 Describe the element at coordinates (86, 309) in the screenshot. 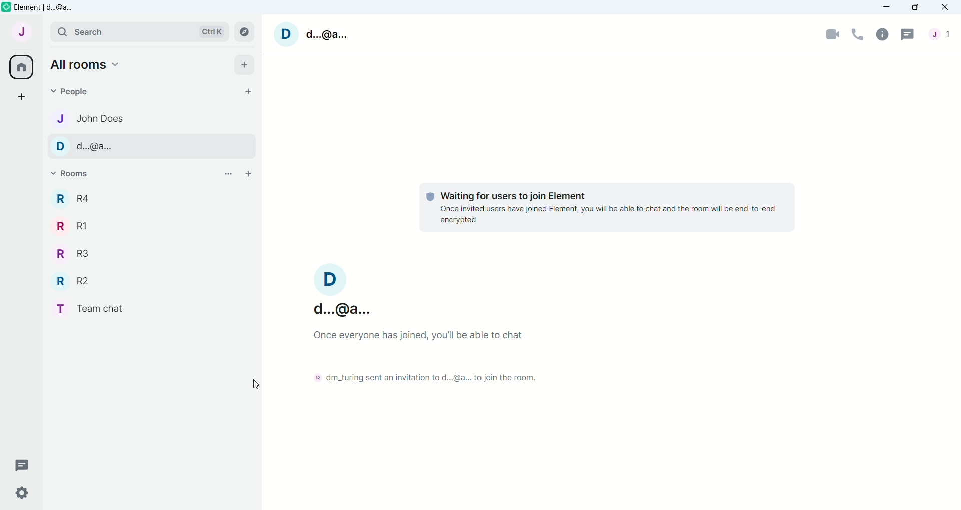

I see `Room Team Chat` at that location.